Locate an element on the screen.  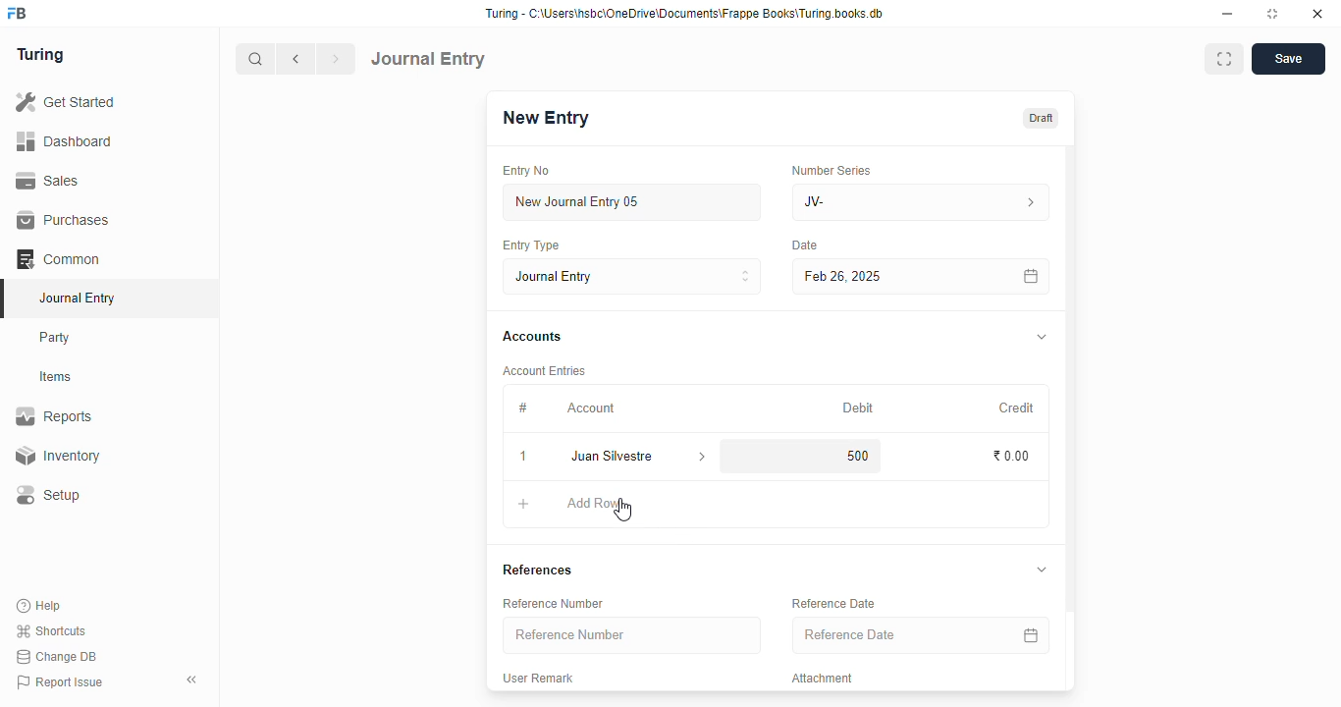
reference date is located at coordinates (832, 604).